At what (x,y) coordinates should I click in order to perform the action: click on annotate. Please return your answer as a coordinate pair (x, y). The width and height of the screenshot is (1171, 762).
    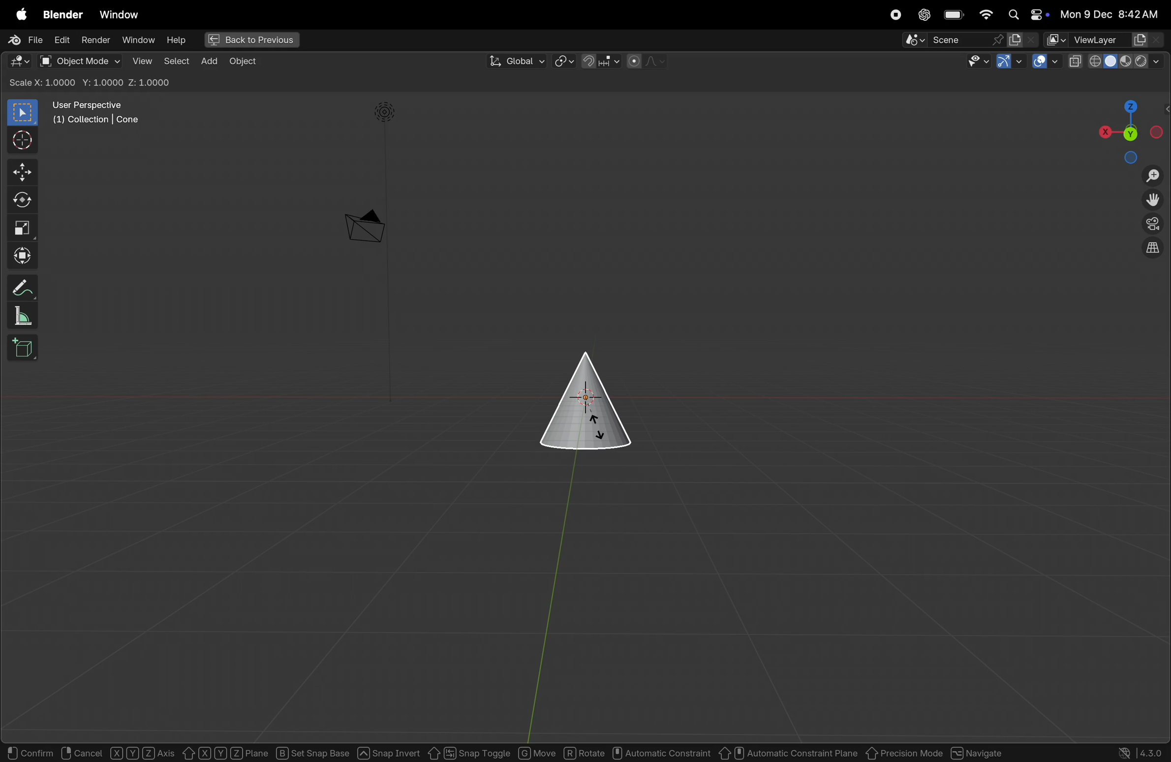
    Looking at the image, I should click on (19, 287).